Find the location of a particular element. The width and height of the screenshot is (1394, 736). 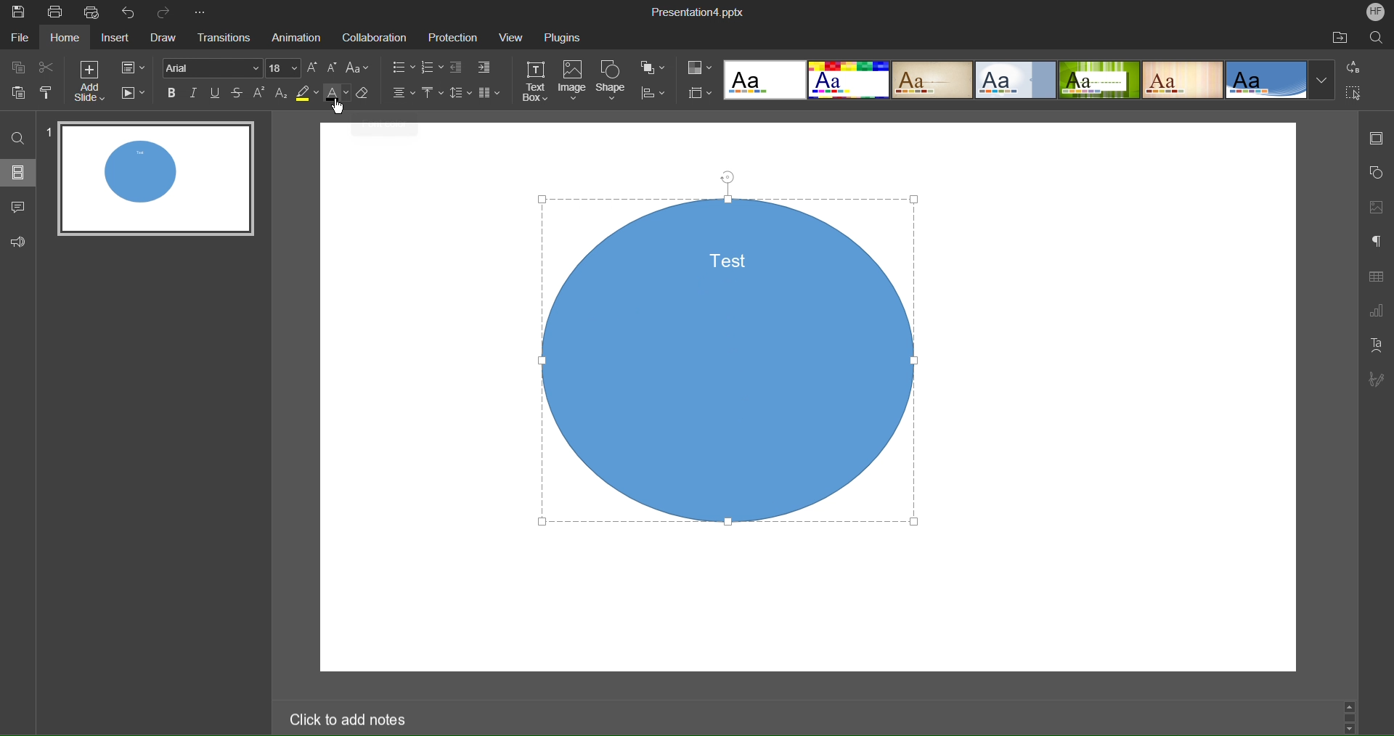

Animation is located at coordinates (294, 37).